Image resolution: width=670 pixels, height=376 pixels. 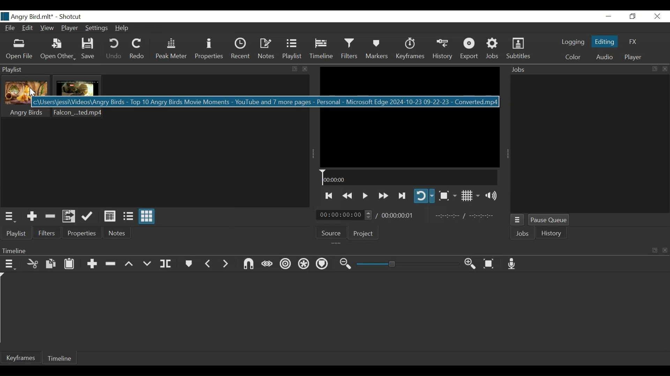 What do you see at coordinates (345, 215) in the screenshot?
I see `Current position` at bounding box center [345, 215].